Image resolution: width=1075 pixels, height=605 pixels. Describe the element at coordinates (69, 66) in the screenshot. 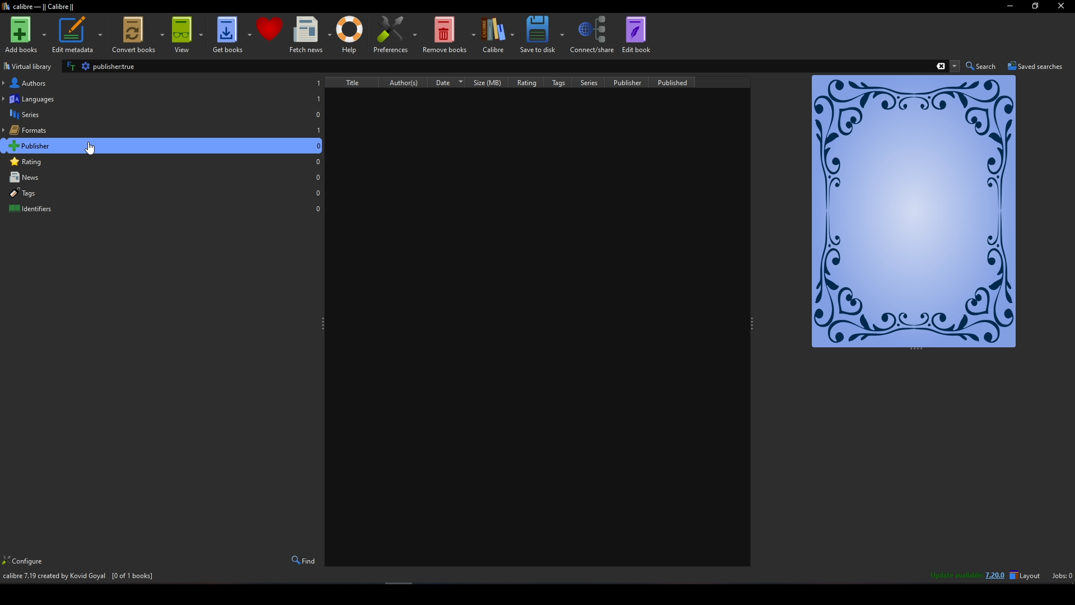

I see `Search full text` at that location.